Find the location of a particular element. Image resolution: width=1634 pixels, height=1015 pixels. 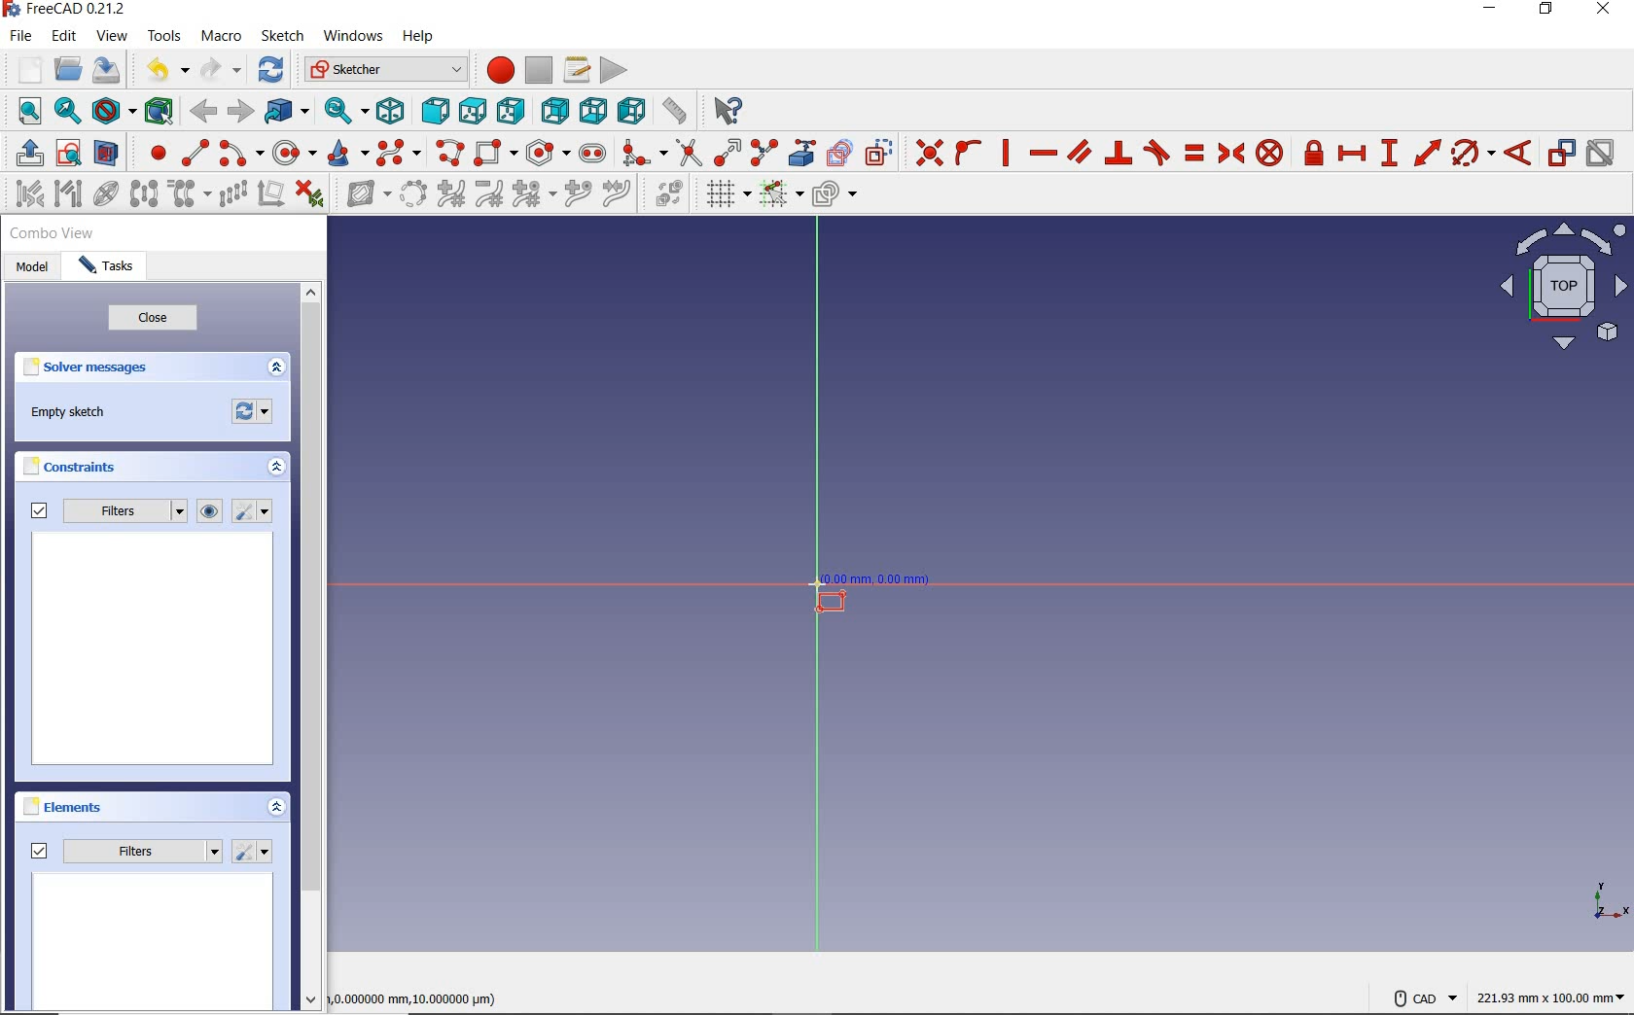

view sketch is located at coordinates (69, 154).